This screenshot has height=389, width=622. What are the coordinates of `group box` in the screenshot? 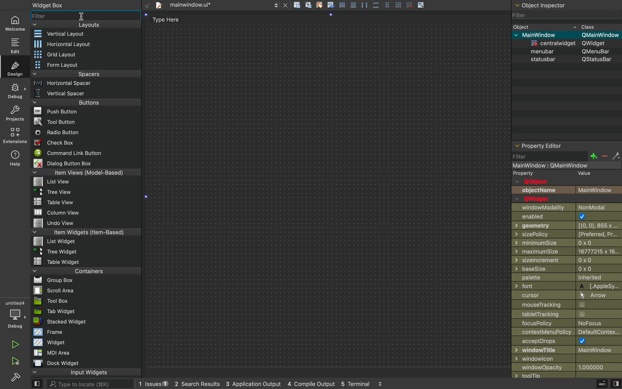 It's located at (86, 281).